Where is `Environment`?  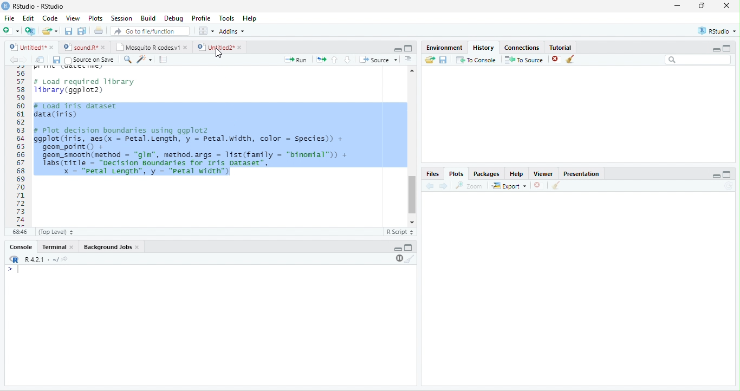
Environment is located at coordinates (445, 47).